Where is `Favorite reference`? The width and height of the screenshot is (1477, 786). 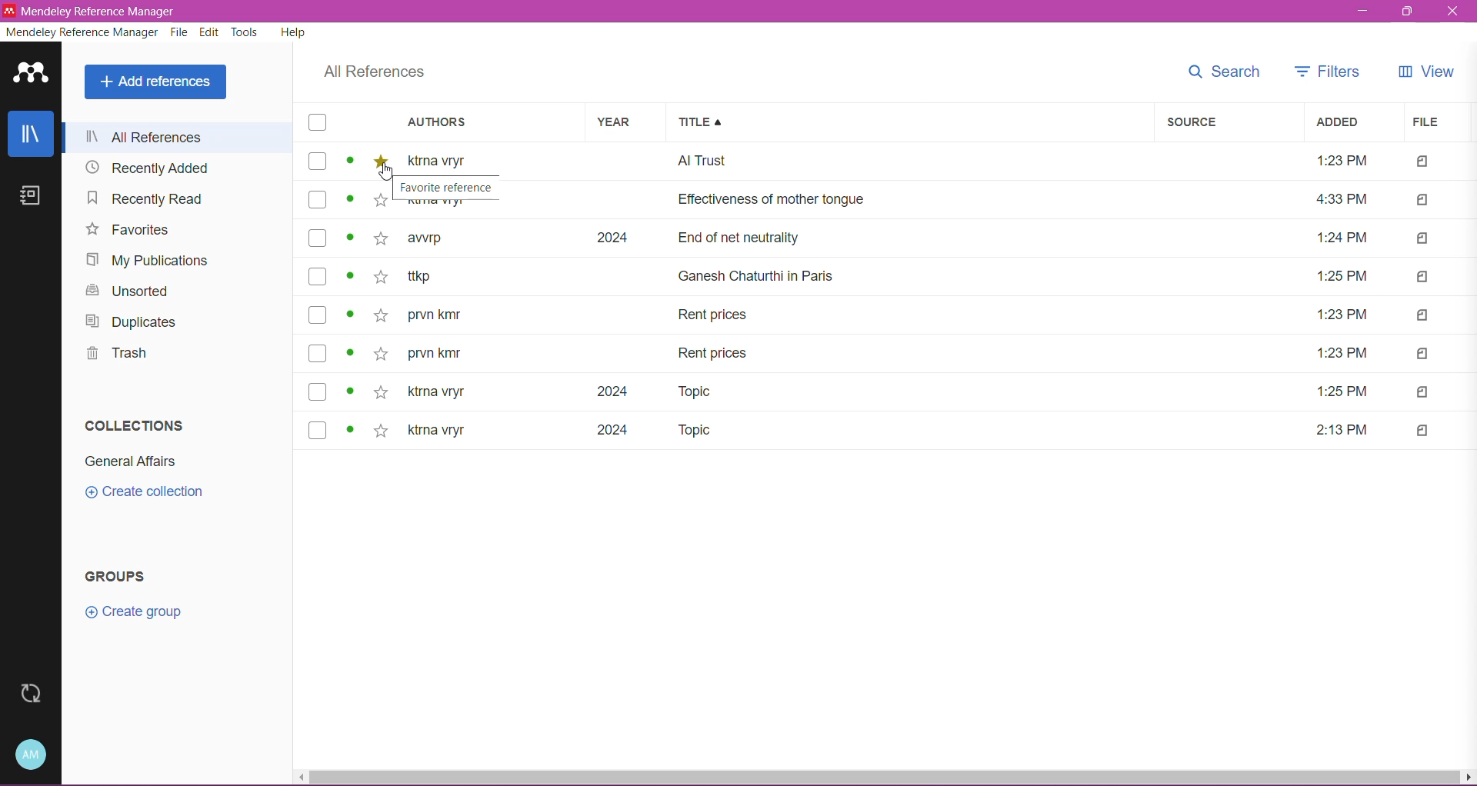 Favorite reference is located at coordinates (449, 190).